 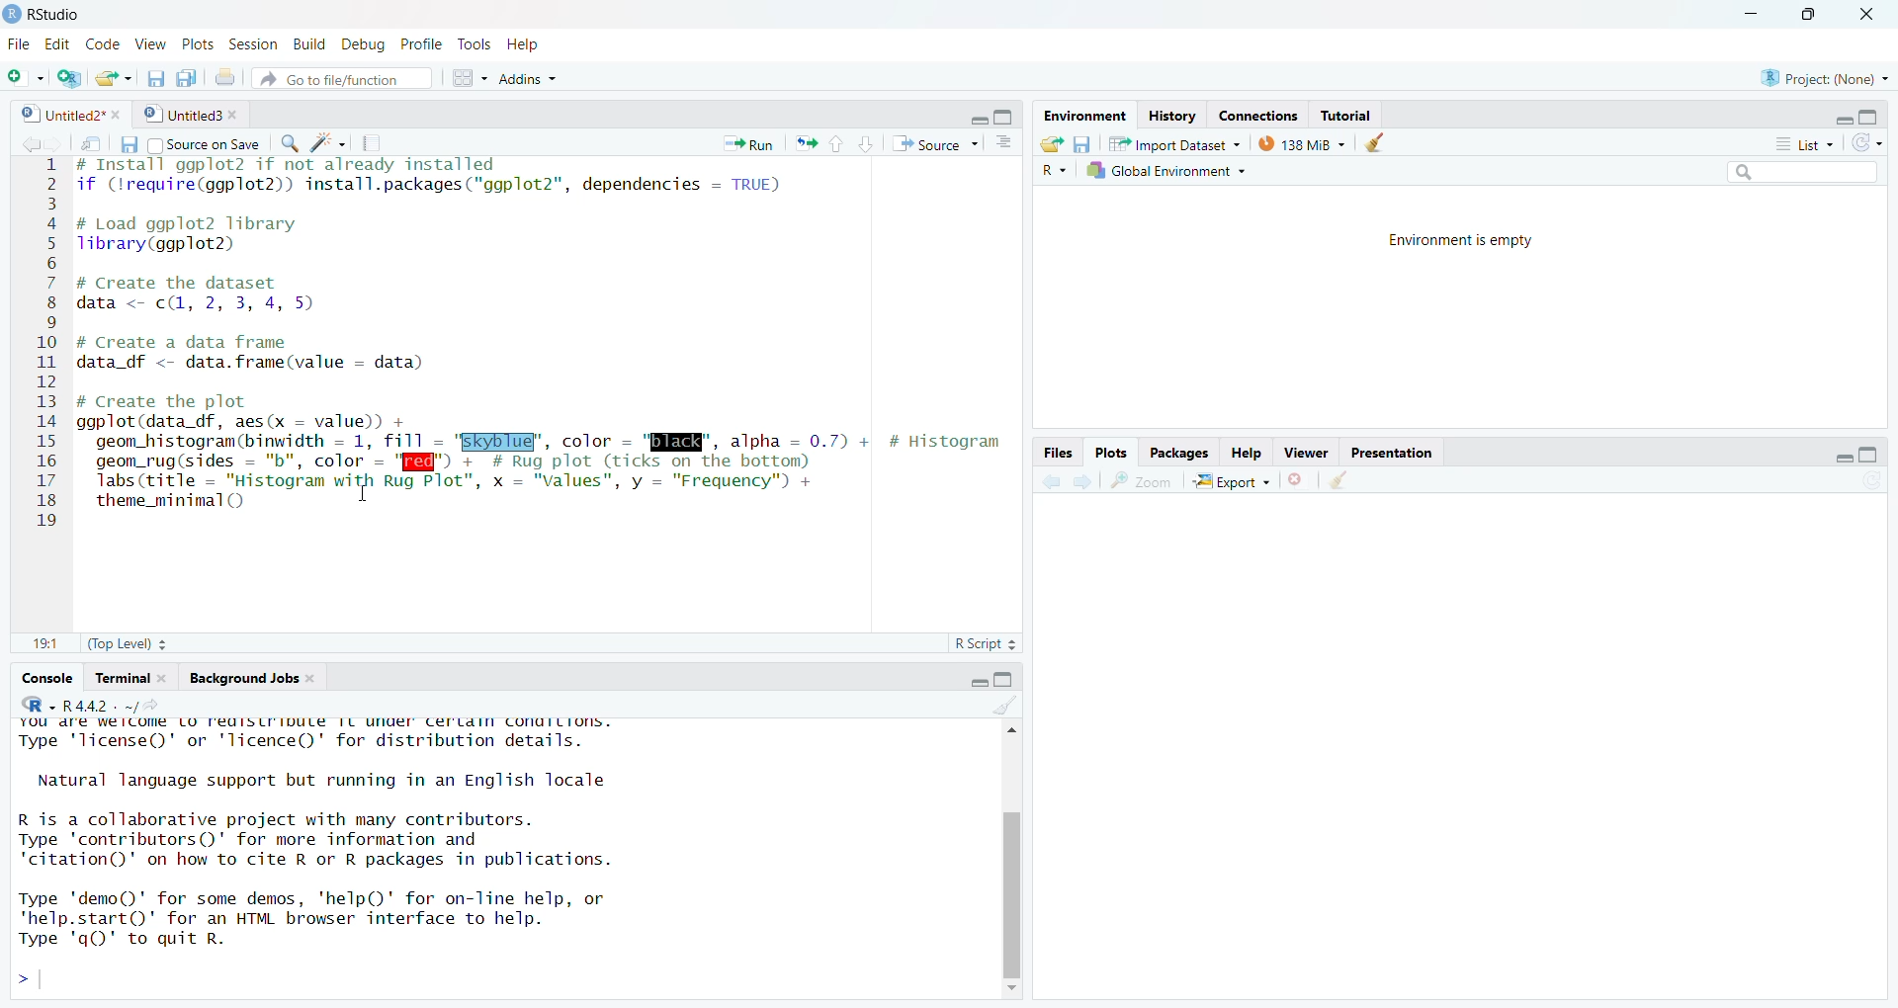 I want to click on (Top Level) +, so click(x=135, y=642).